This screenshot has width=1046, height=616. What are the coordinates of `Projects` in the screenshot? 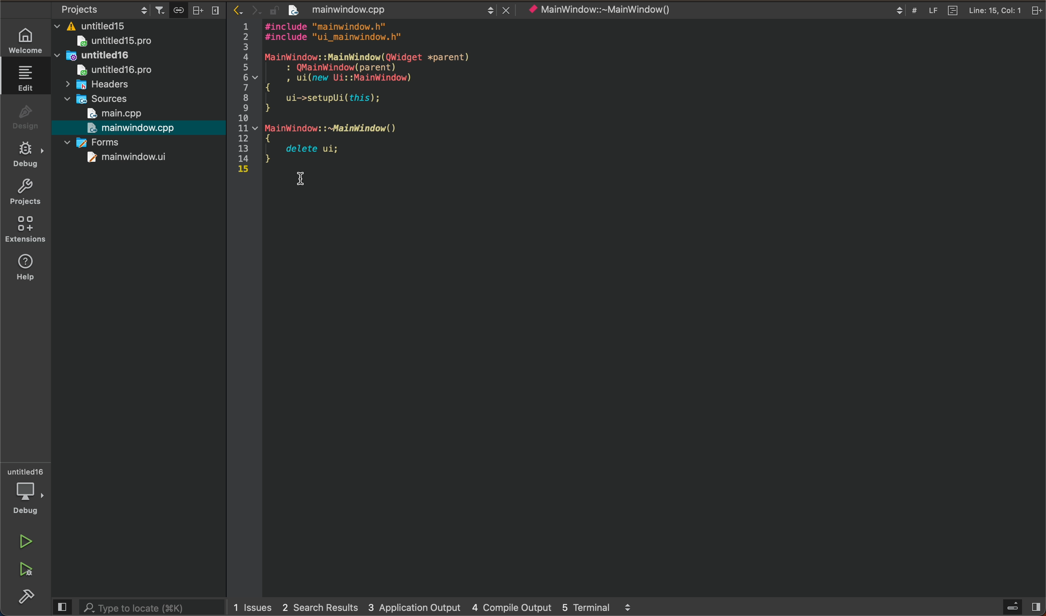 It's located at (96, 9).